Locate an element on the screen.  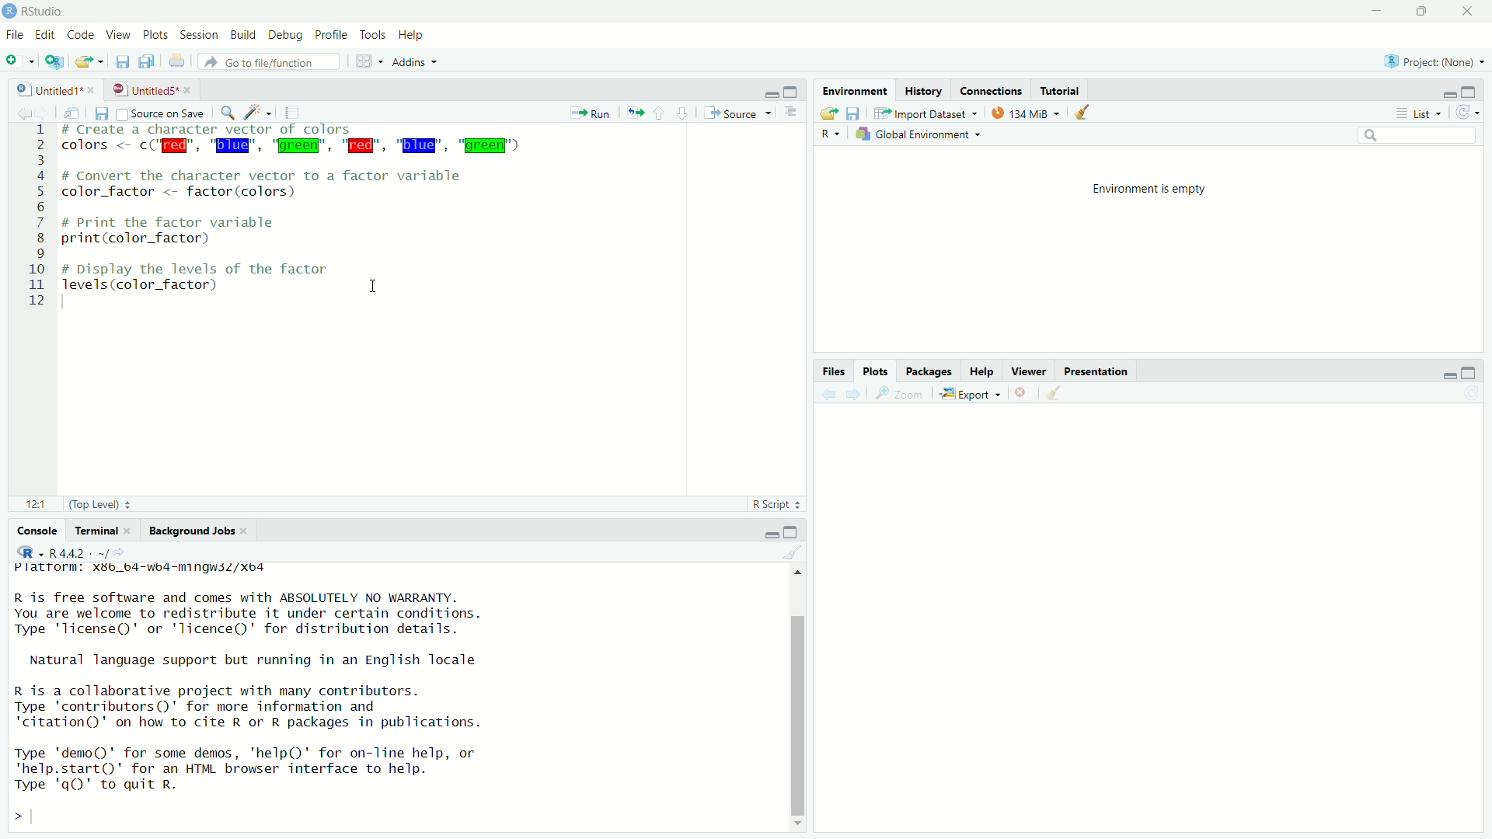
Packages is located at coordinates (927, 371).